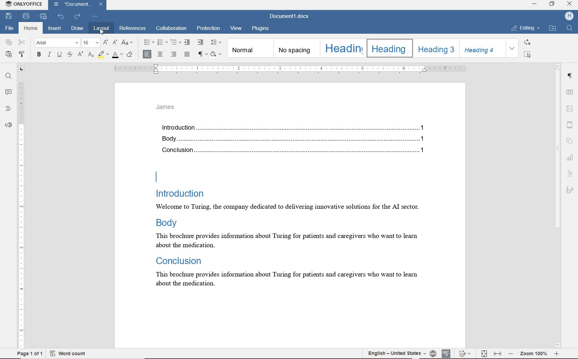 The height and width of the screenshot is (359, 578). What do you see at coordinates (70, 55) in the screenshot?
I see `strikethrough` at bounding box center [70, 55].